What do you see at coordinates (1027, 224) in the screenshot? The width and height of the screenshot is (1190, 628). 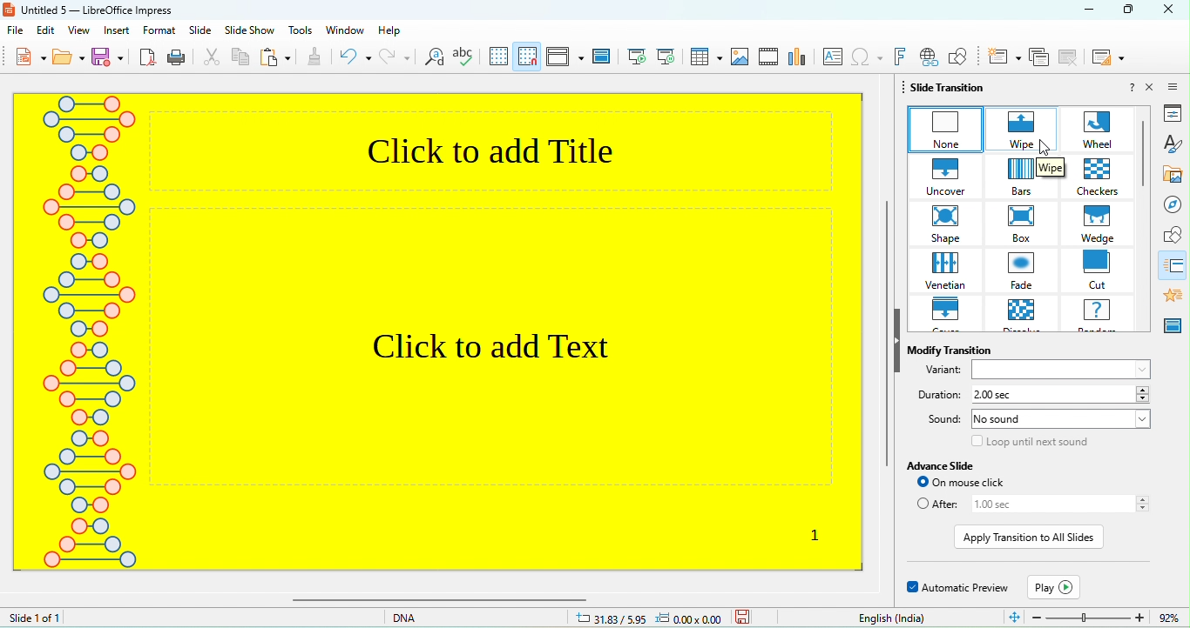 I see `box` at bounding box center [1027, 224].